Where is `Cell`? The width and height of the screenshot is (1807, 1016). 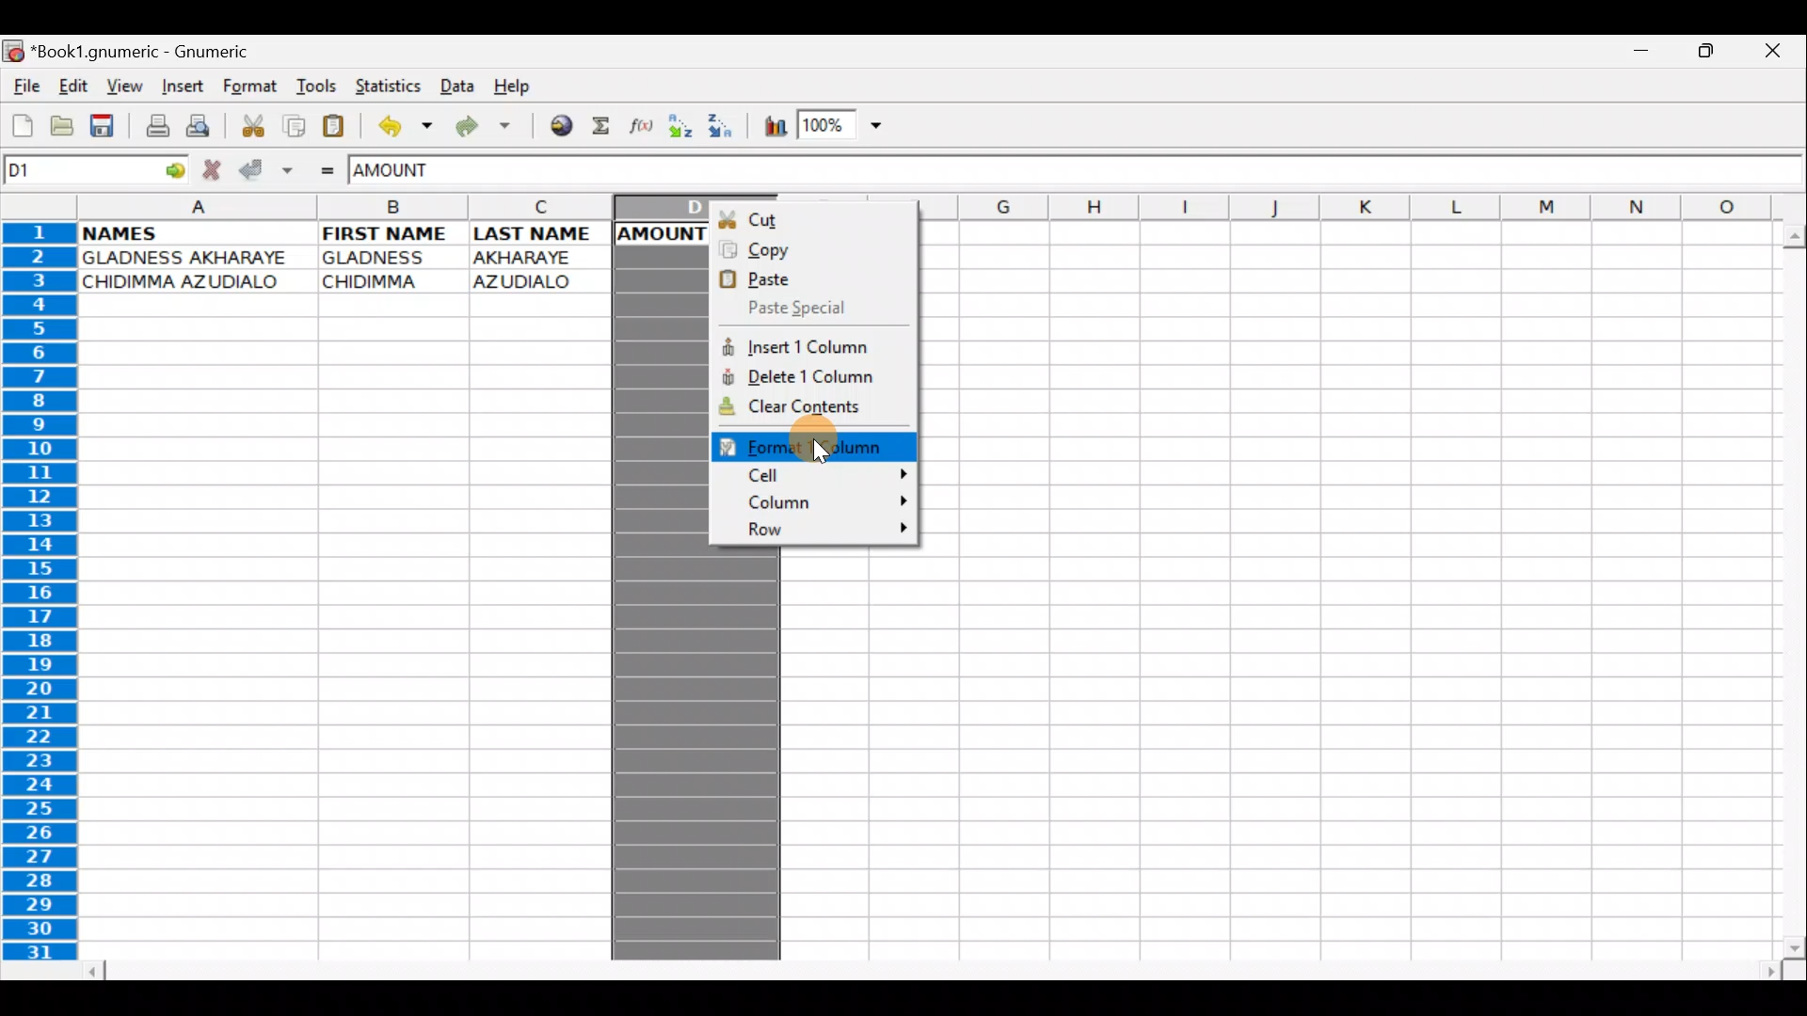
Cell is located at coordinates (820, 475).